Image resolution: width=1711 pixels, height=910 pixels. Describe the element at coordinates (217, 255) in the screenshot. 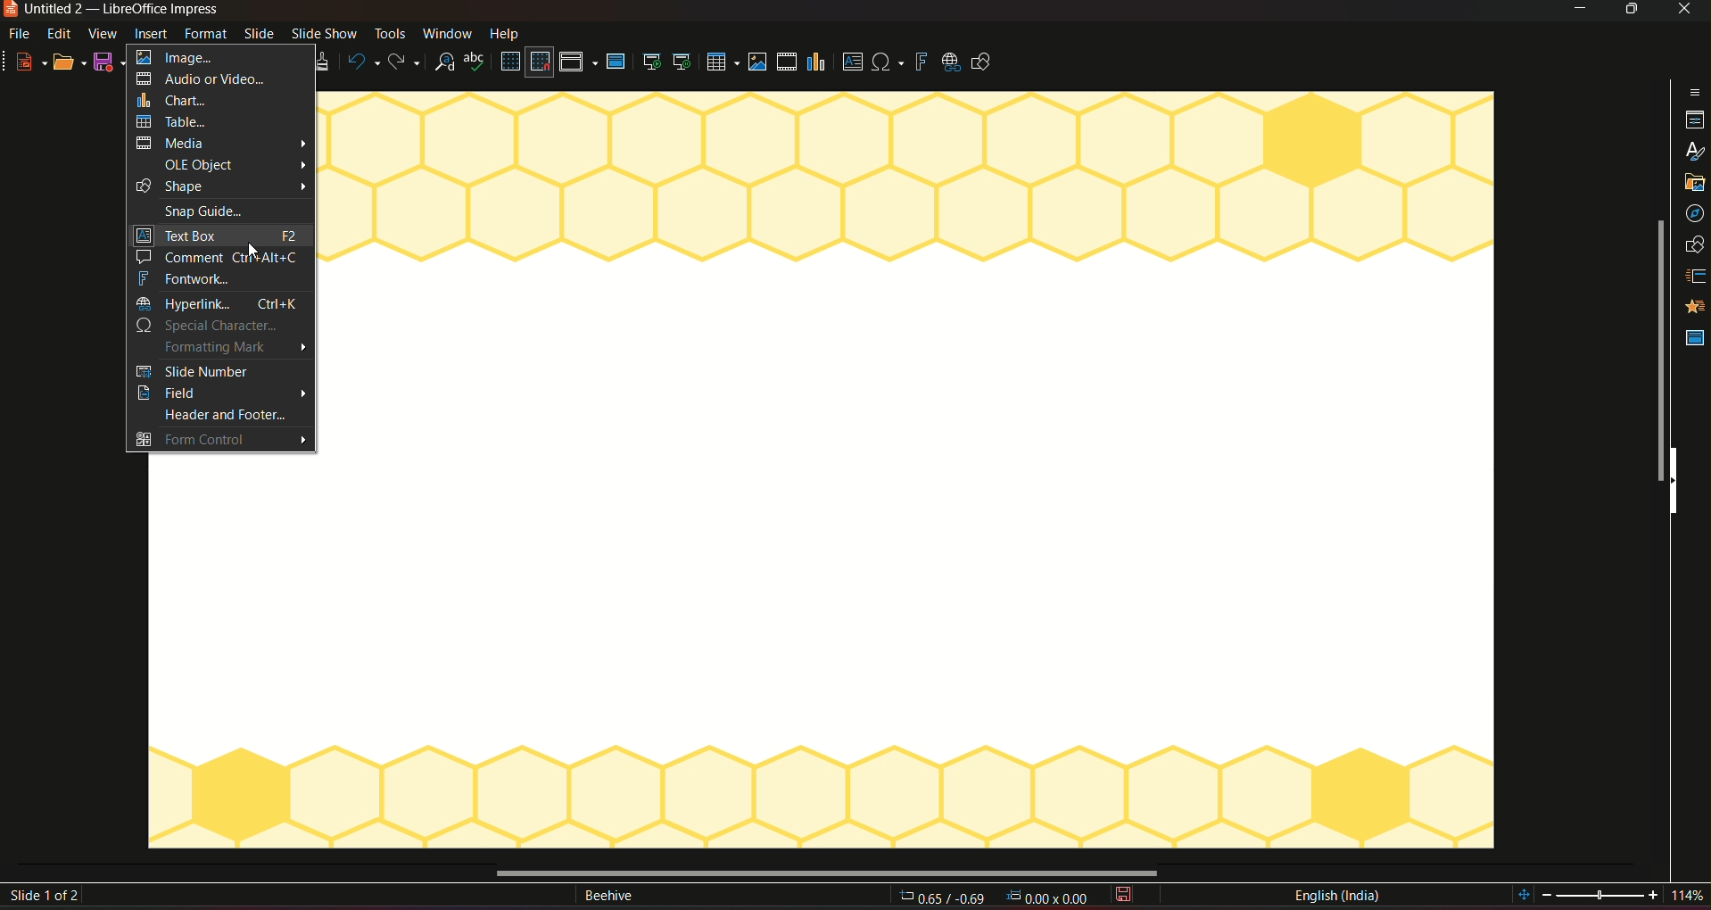

I see `comment         Ctrl` at that location.